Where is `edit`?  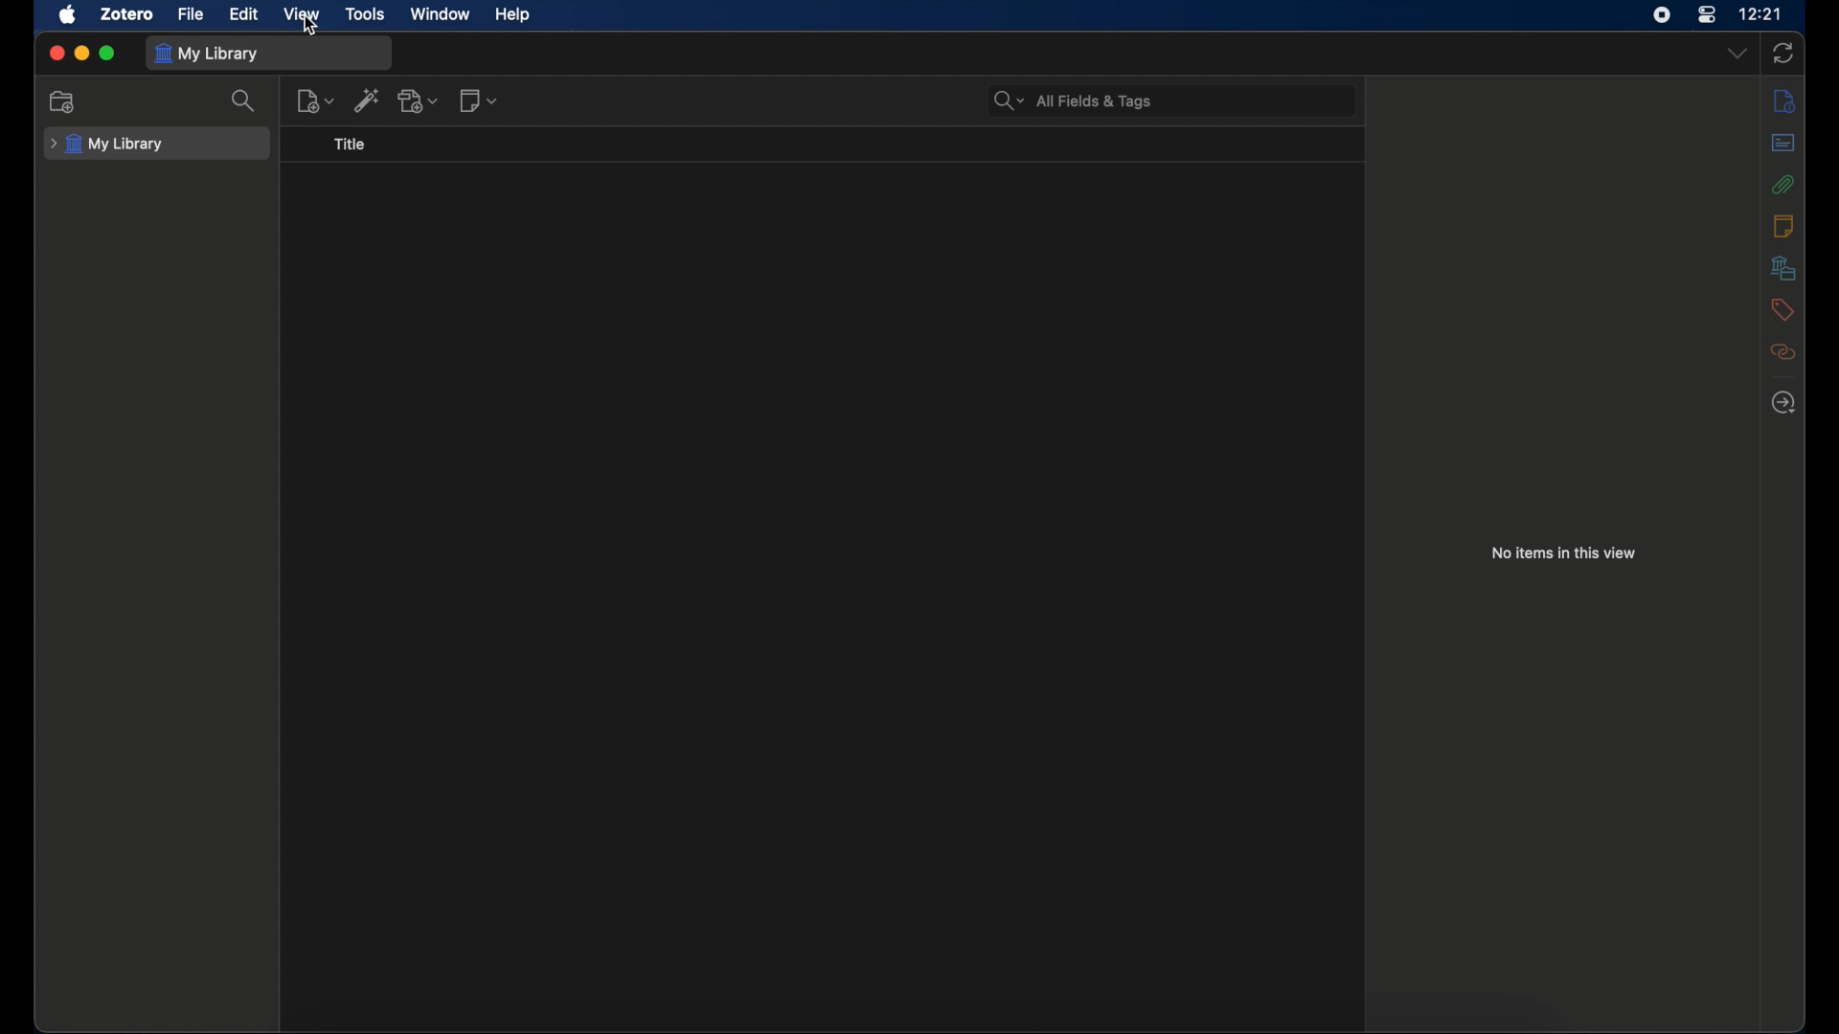 edit is located at coordinates (243, 14).